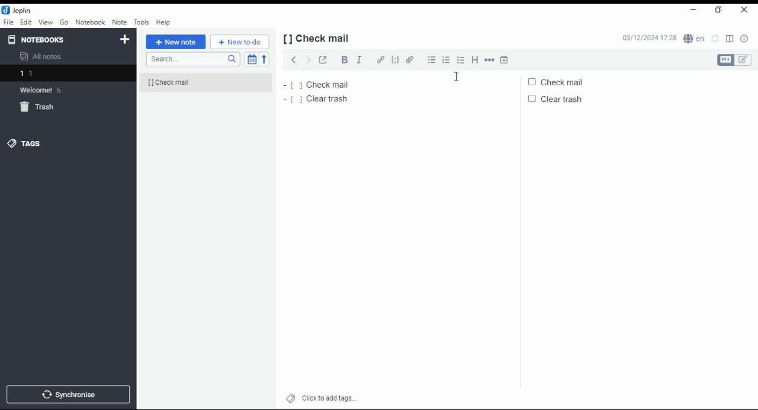 This screenshot has height=410, width=758. Describe the element at coordinates (734, 60) in the screenshot. I see `toggle editors` at that location.